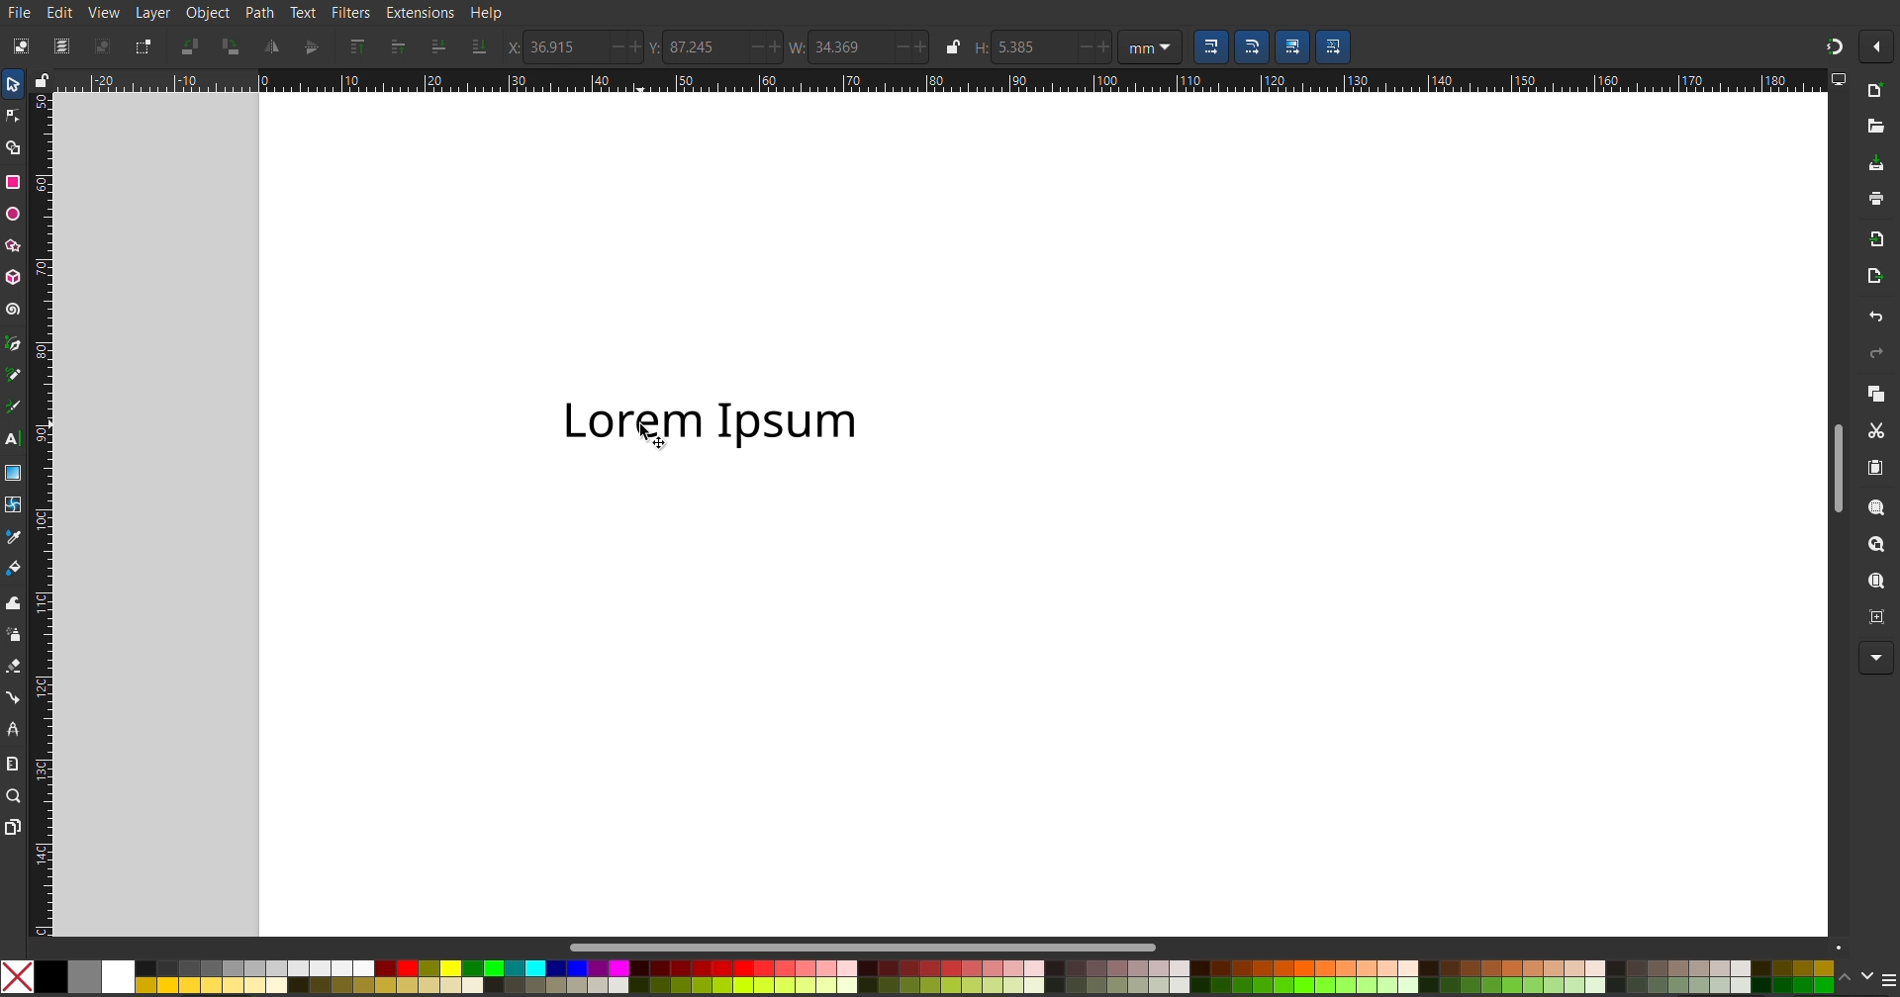  Describe the element at coordinates (1877, 396) in the screenshot. I see `Copy` at that location.